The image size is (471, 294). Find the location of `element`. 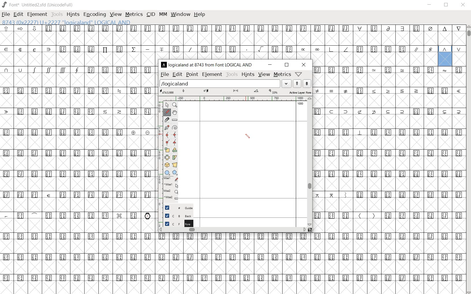

element is located at coordinates (212, 74).